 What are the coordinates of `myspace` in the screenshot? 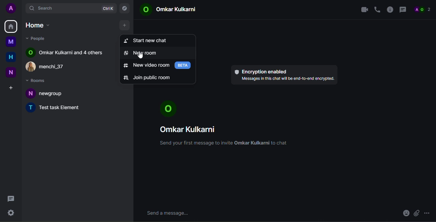 It's located at (11, 41).